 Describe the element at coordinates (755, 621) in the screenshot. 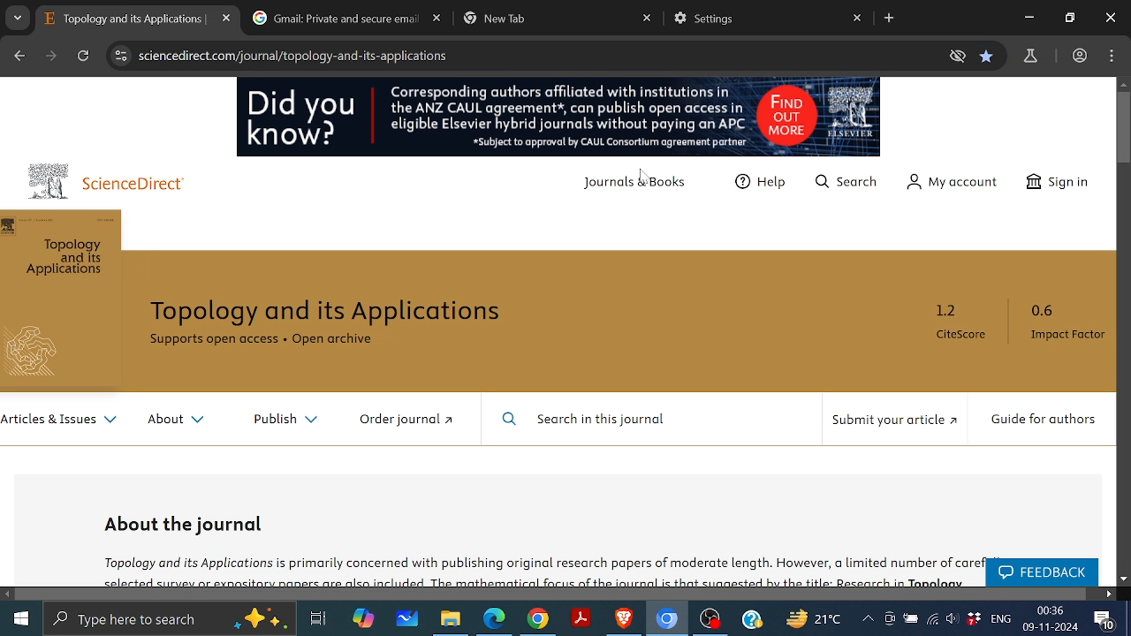

I see `help` at that location.